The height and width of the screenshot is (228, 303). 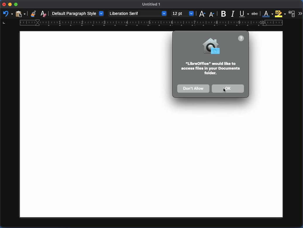 What do you see at coordinates (152, 5) in the screenshot?
I see `Name` at bounding box center [152, 5].